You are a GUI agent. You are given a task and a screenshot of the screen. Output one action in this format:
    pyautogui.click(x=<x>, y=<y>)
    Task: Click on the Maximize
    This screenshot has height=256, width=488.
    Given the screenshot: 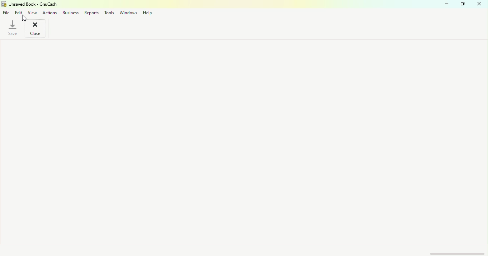 What is the action you would take?
    pyautogui.click(x=465, y=5)
    